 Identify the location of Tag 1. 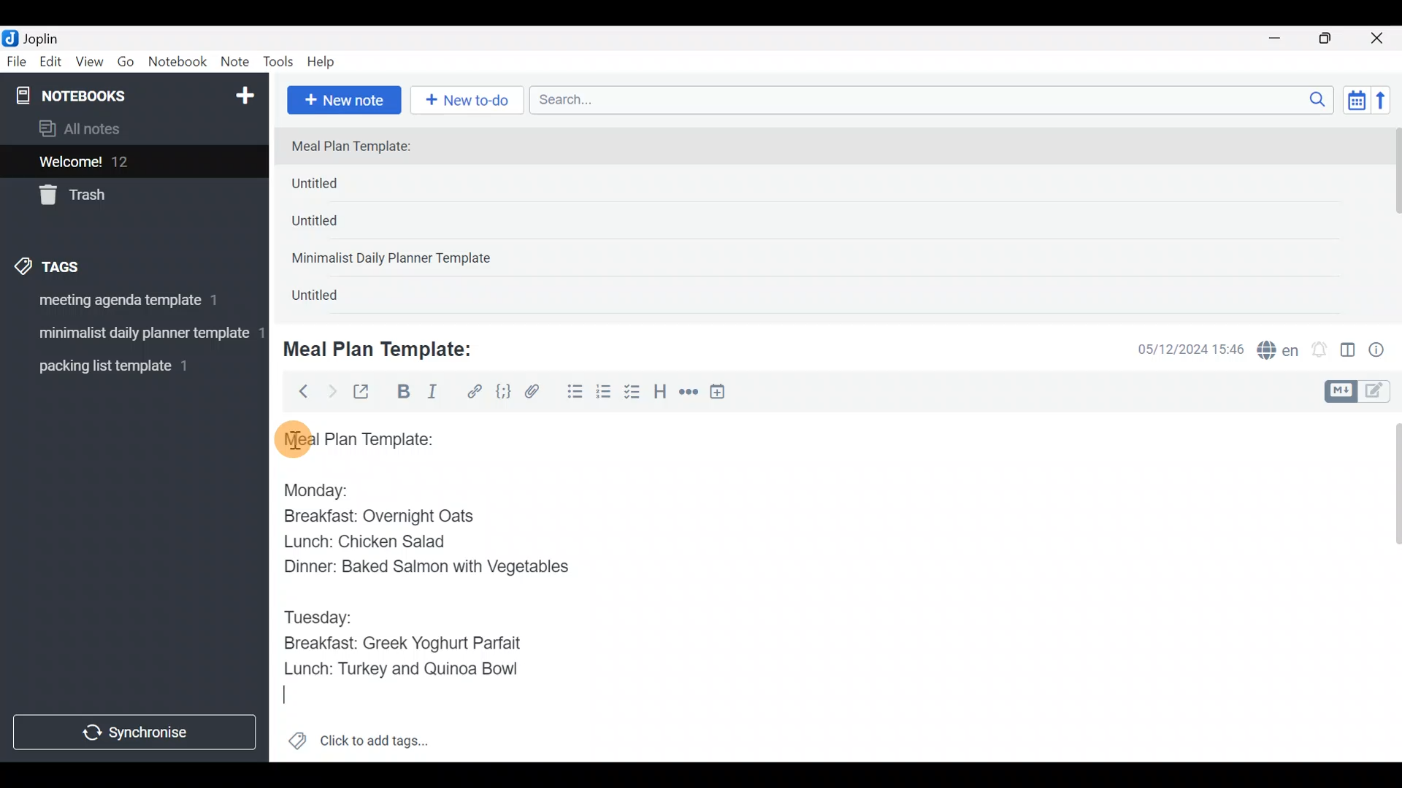
(130, 304).